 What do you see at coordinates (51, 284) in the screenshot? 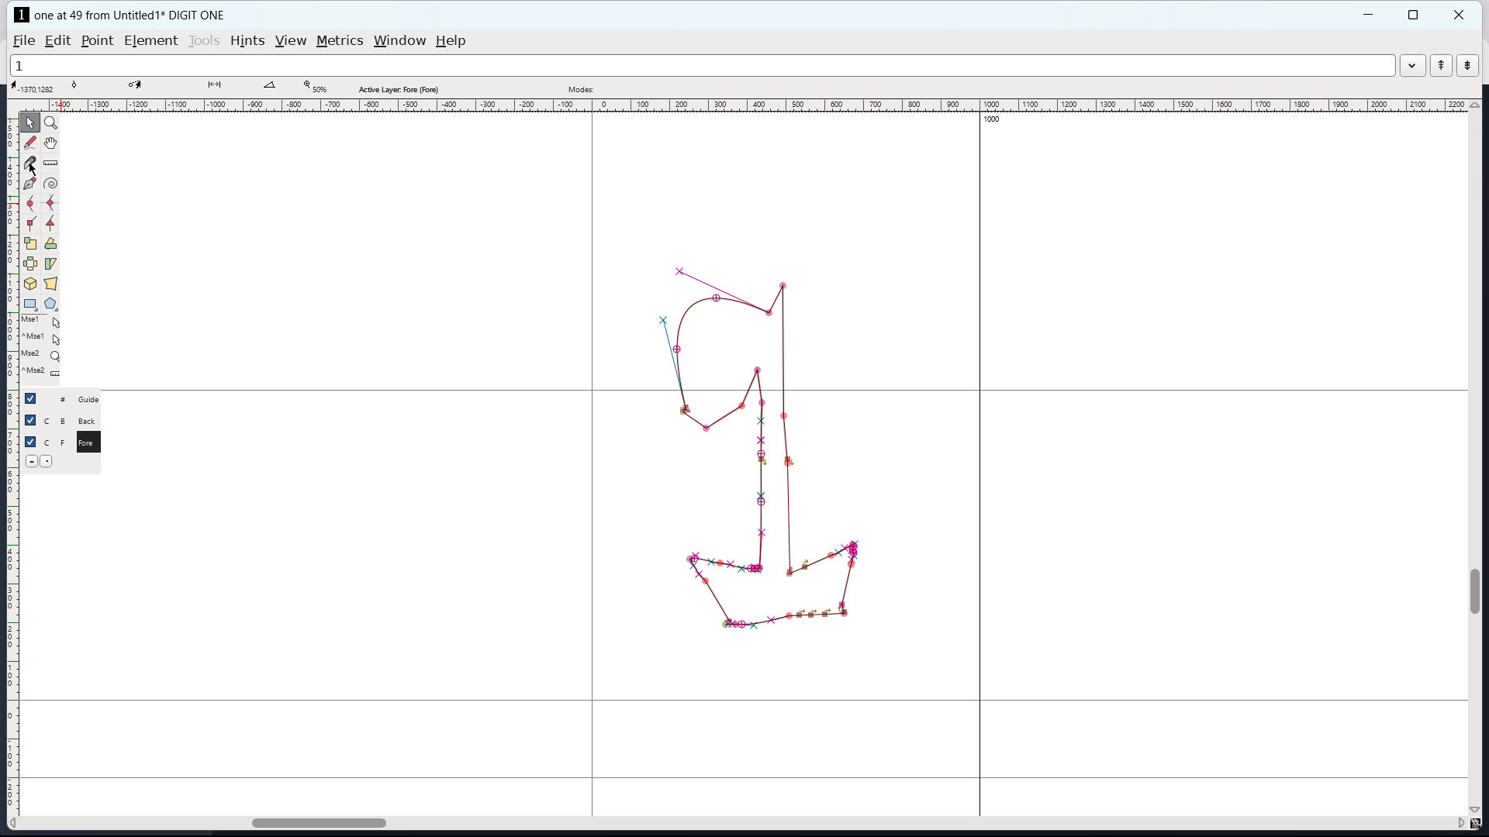
I see `perspective transformation` at bounding box center [51, 284].